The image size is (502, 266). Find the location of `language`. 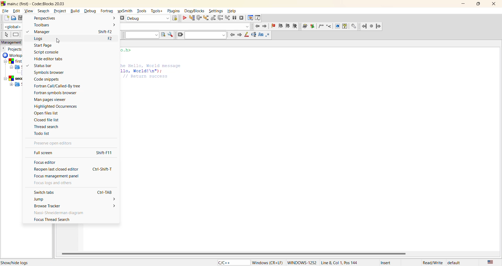

language is located at coordinates (232, 263).